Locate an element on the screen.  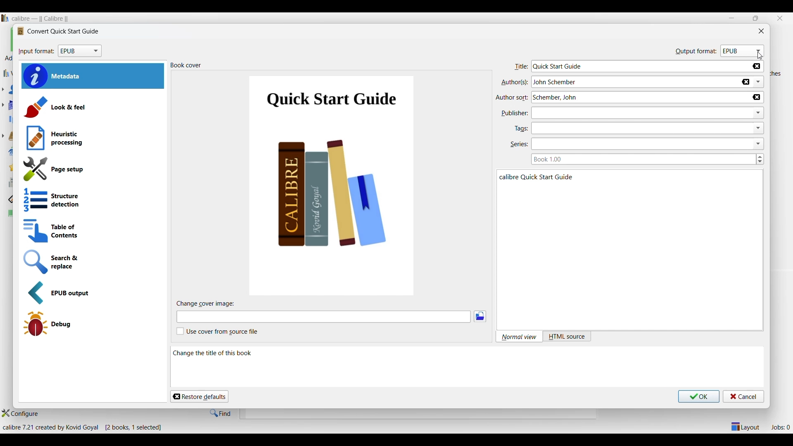
Restore defaults is located at coordinates (199, 396).